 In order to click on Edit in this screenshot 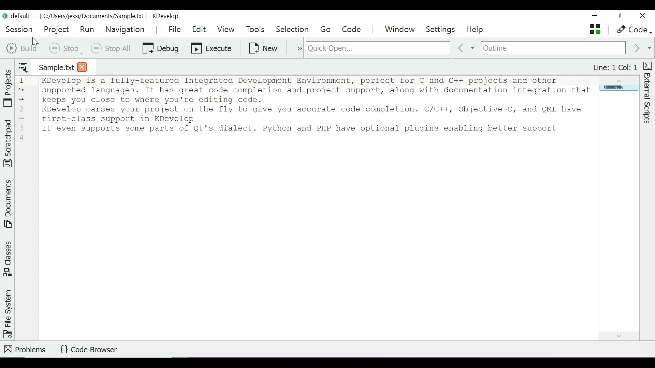, I will do `click(199, 30)`.